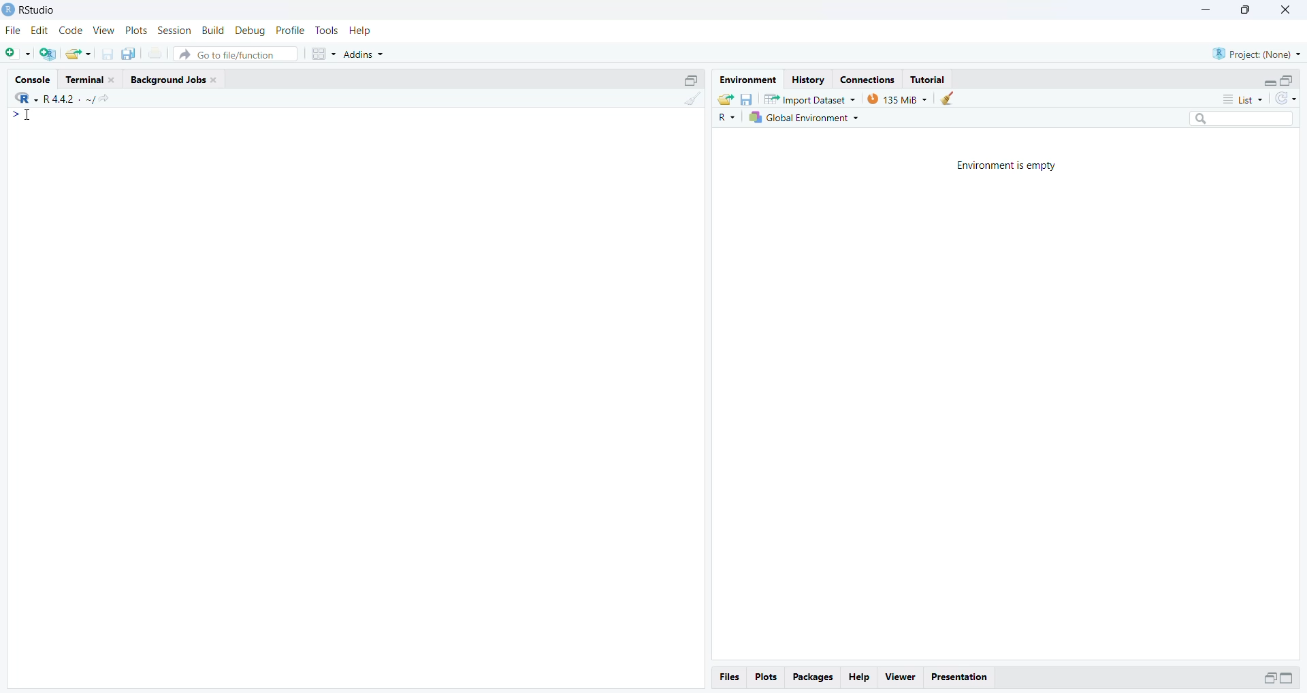  Describe the element at coordinates (728, 118) in the screenshot. I see `R` at that location.